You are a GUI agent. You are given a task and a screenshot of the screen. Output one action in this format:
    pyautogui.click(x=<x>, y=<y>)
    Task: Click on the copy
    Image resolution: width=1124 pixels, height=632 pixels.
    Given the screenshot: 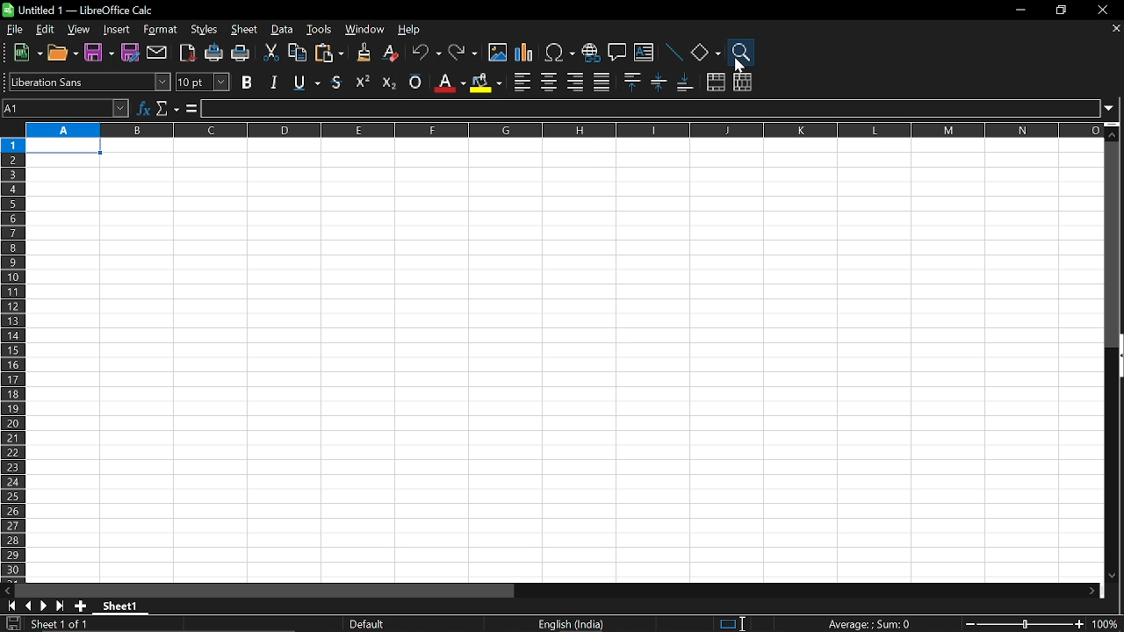 What is the action you would take?
    pyautogui.click(x=296, y=55)
    